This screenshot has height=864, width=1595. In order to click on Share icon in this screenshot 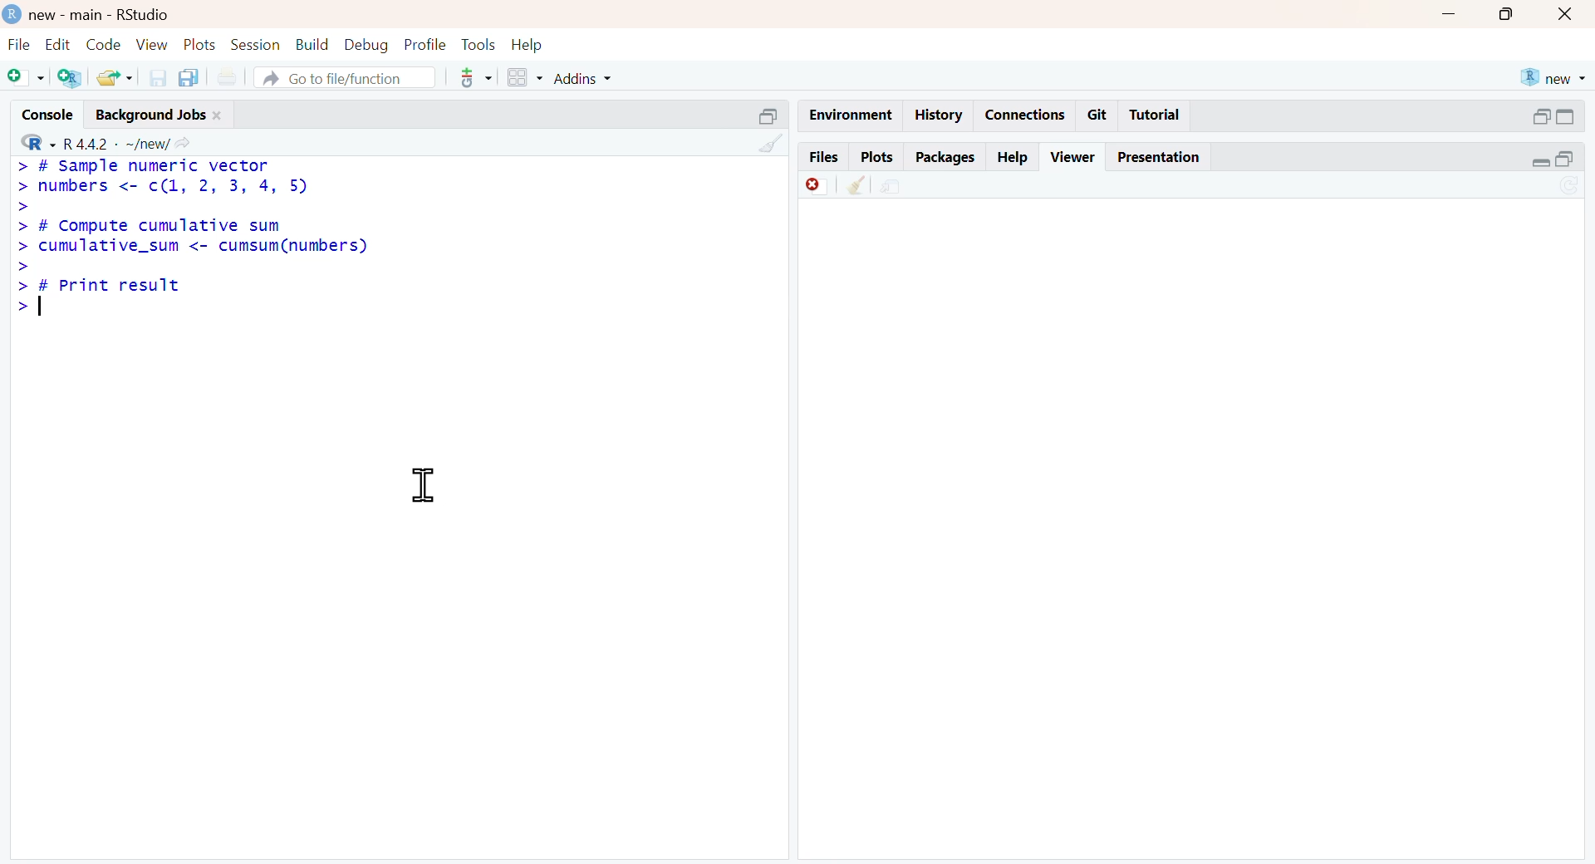, I will do `click(183, 141)`.